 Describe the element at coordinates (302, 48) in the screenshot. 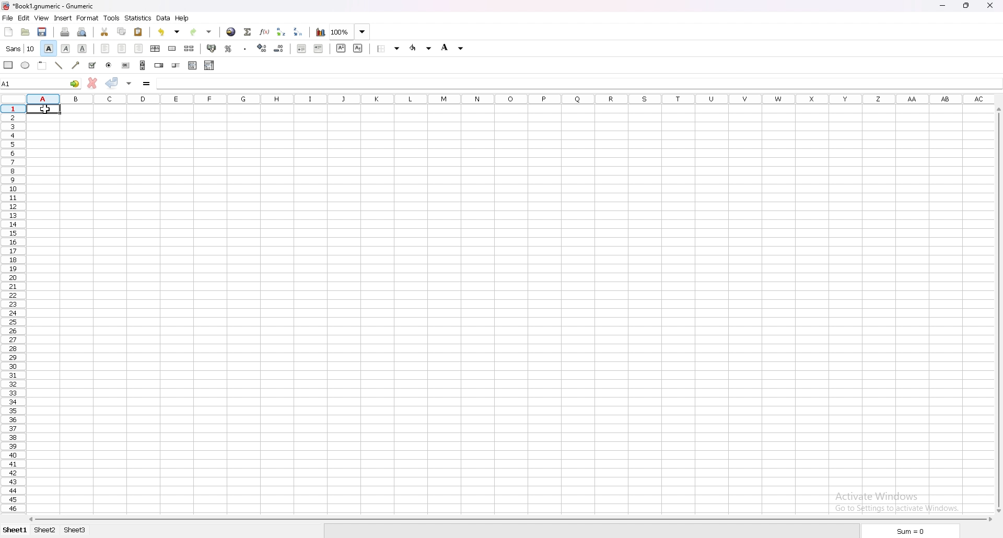

I see `decrease indent` at that location.